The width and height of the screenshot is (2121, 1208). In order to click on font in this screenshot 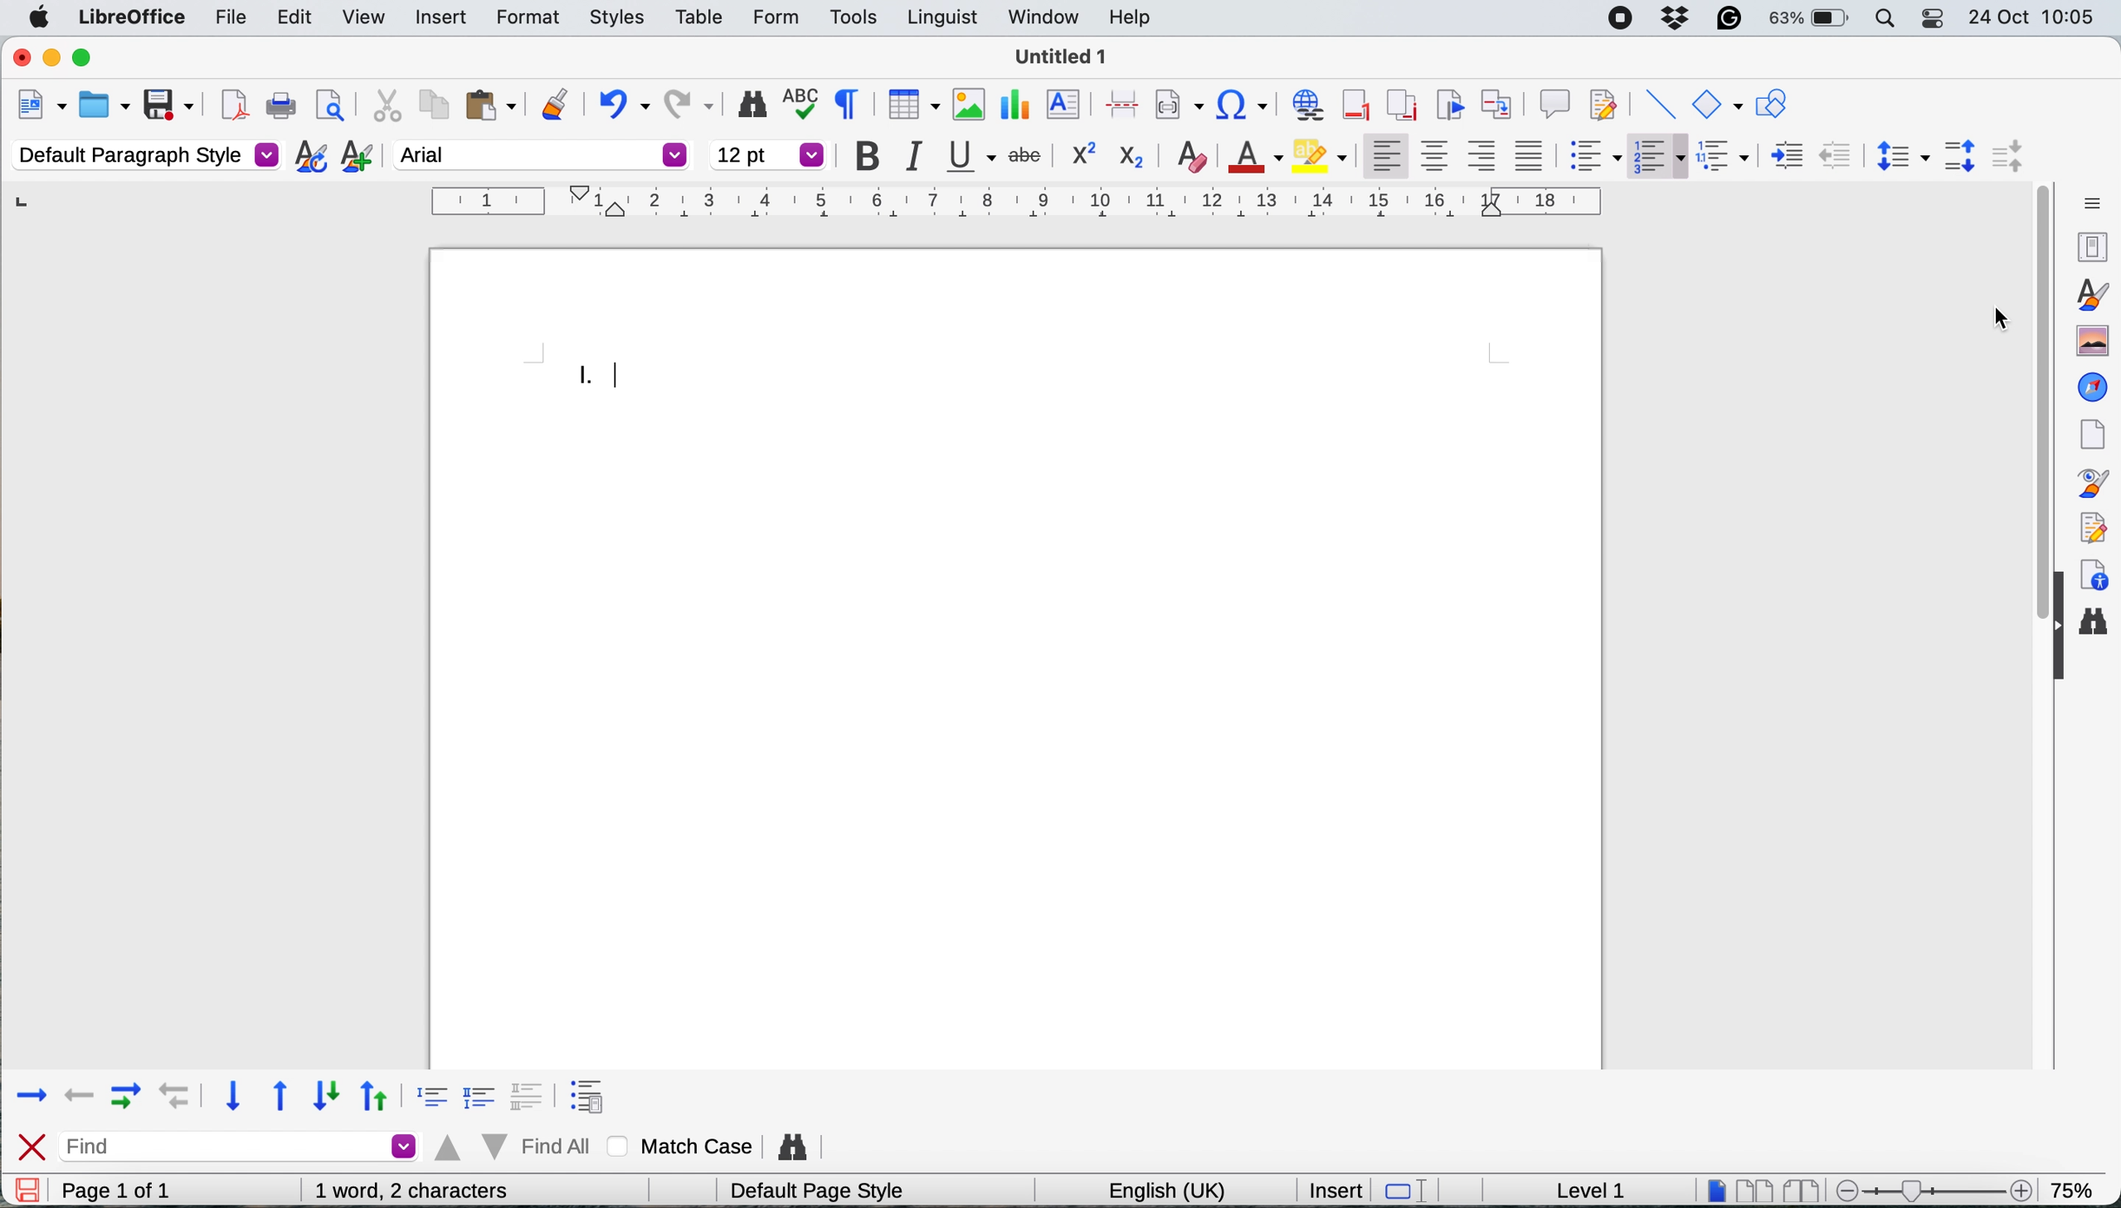, I will do `click(542, 154)`.